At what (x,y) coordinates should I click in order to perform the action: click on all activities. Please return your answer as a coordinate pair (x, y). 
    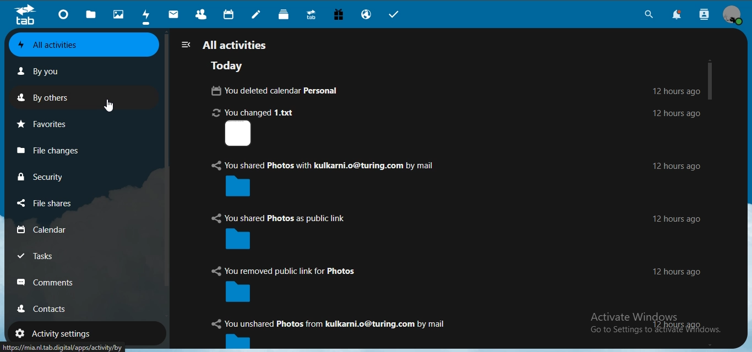
    Looking at the image, I should click on (67, 45).